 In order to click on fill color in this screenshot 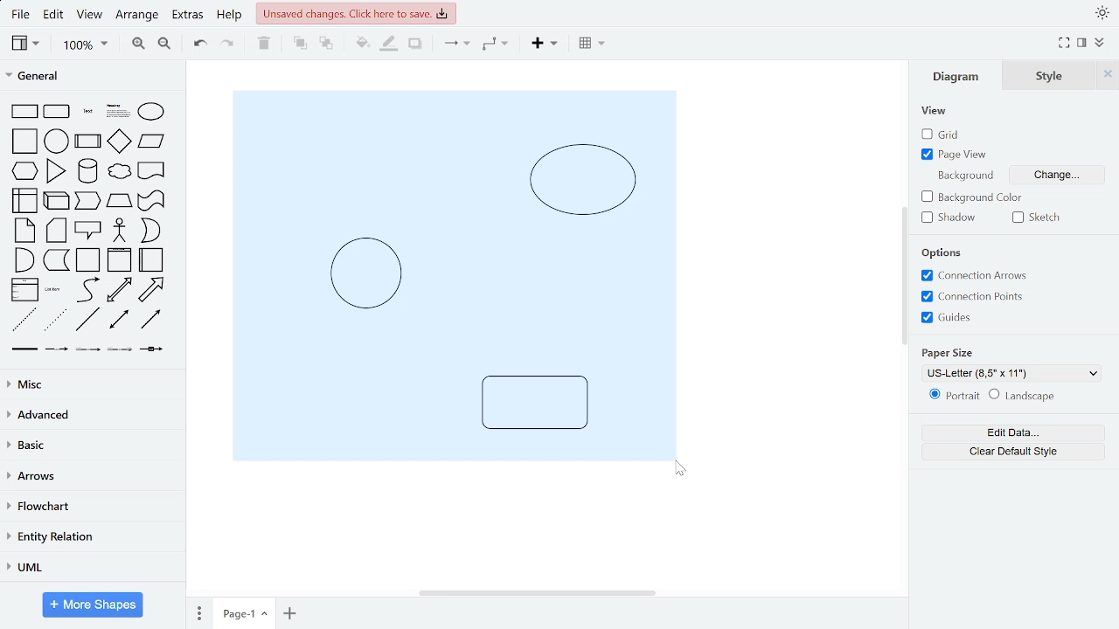, I will do `click(358, 44)`.